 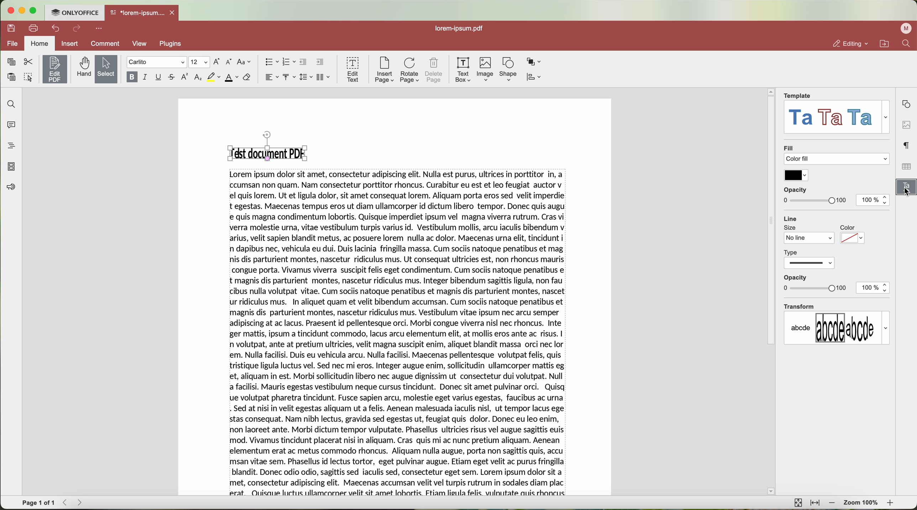 What do you see at coordinates (146, 77) in the screenshot?
I see `italic` at bounding box center [146, 77].